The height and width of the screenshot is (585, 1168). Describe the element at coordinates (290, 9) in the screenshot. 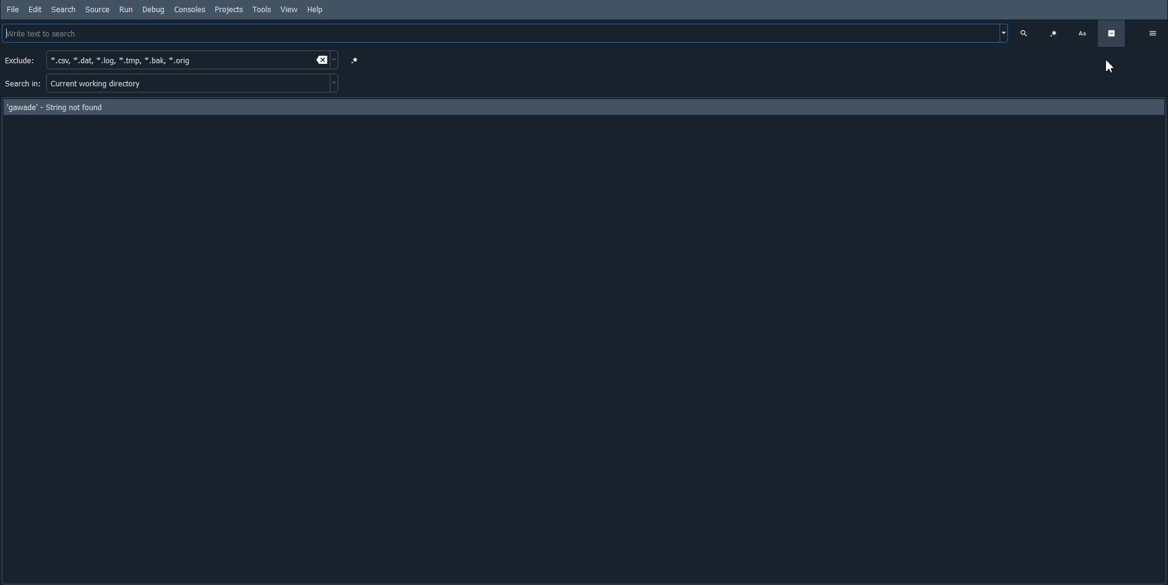

I see `View` at that location.